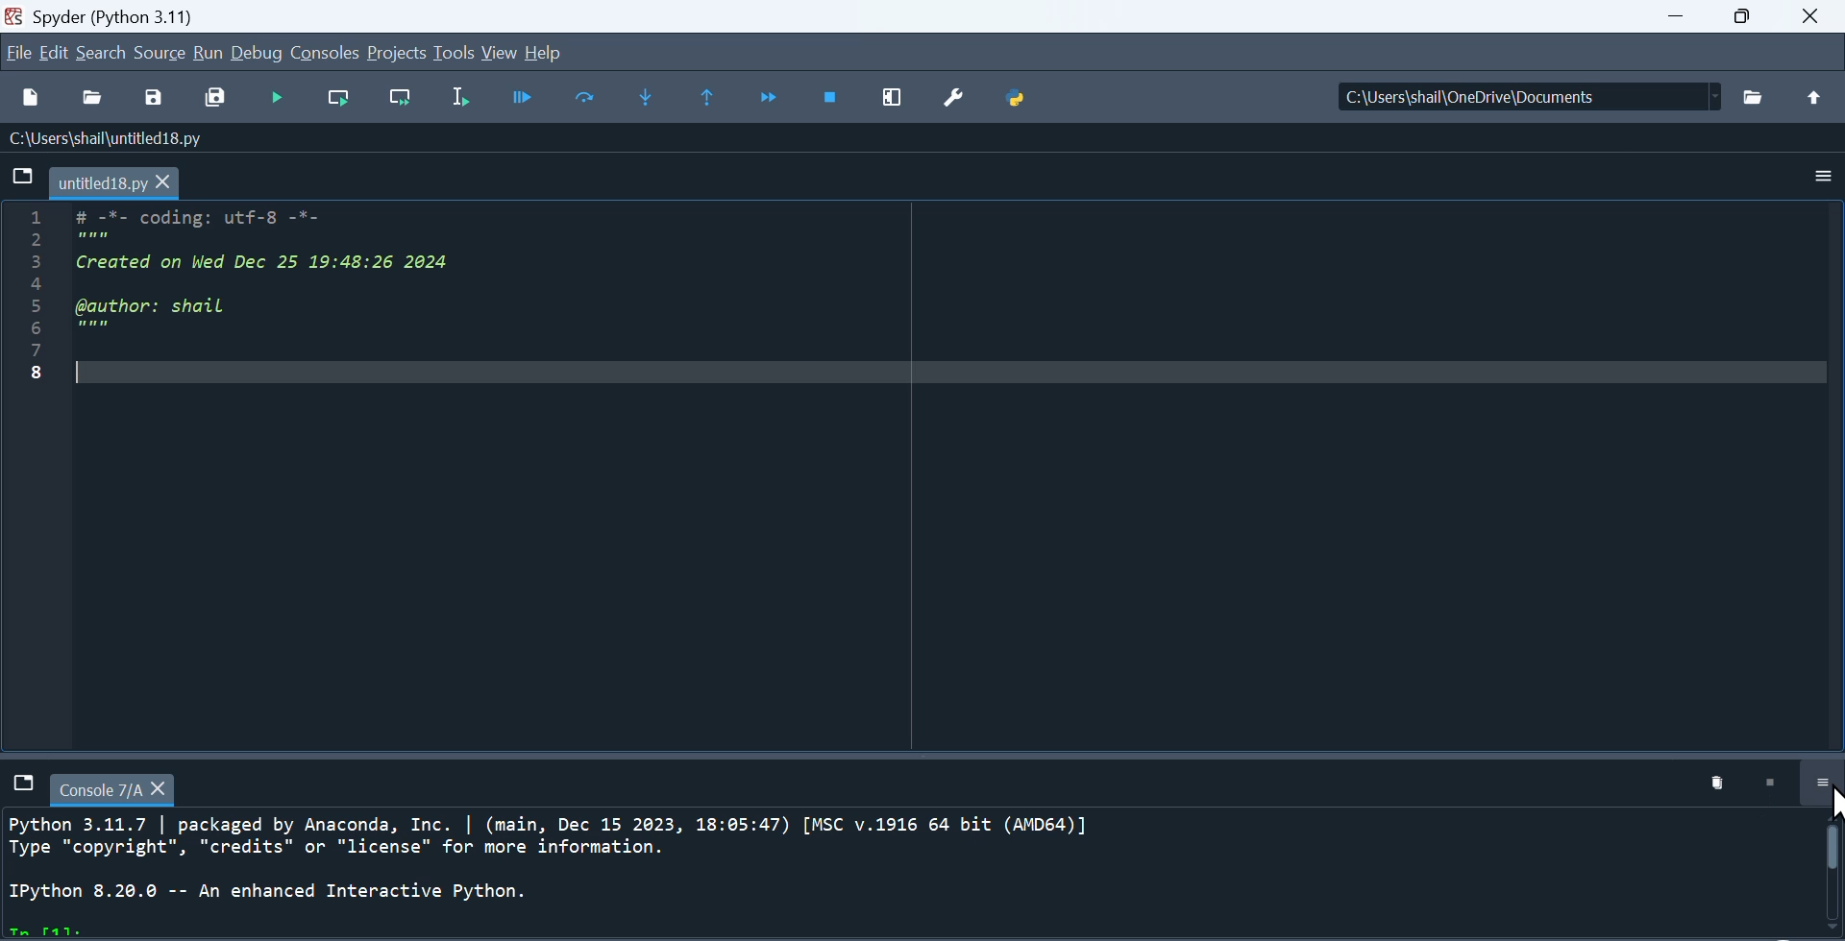  What do you see at coordinates (1672, 16) in the screenshot?
I see `minimize` at bounding box center [1672, 16].